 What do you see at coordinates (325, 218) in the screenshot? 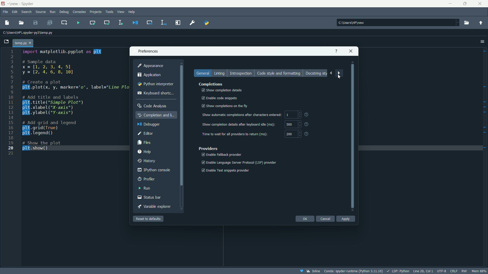
I see `cancel` at bounding box center [325, 218].